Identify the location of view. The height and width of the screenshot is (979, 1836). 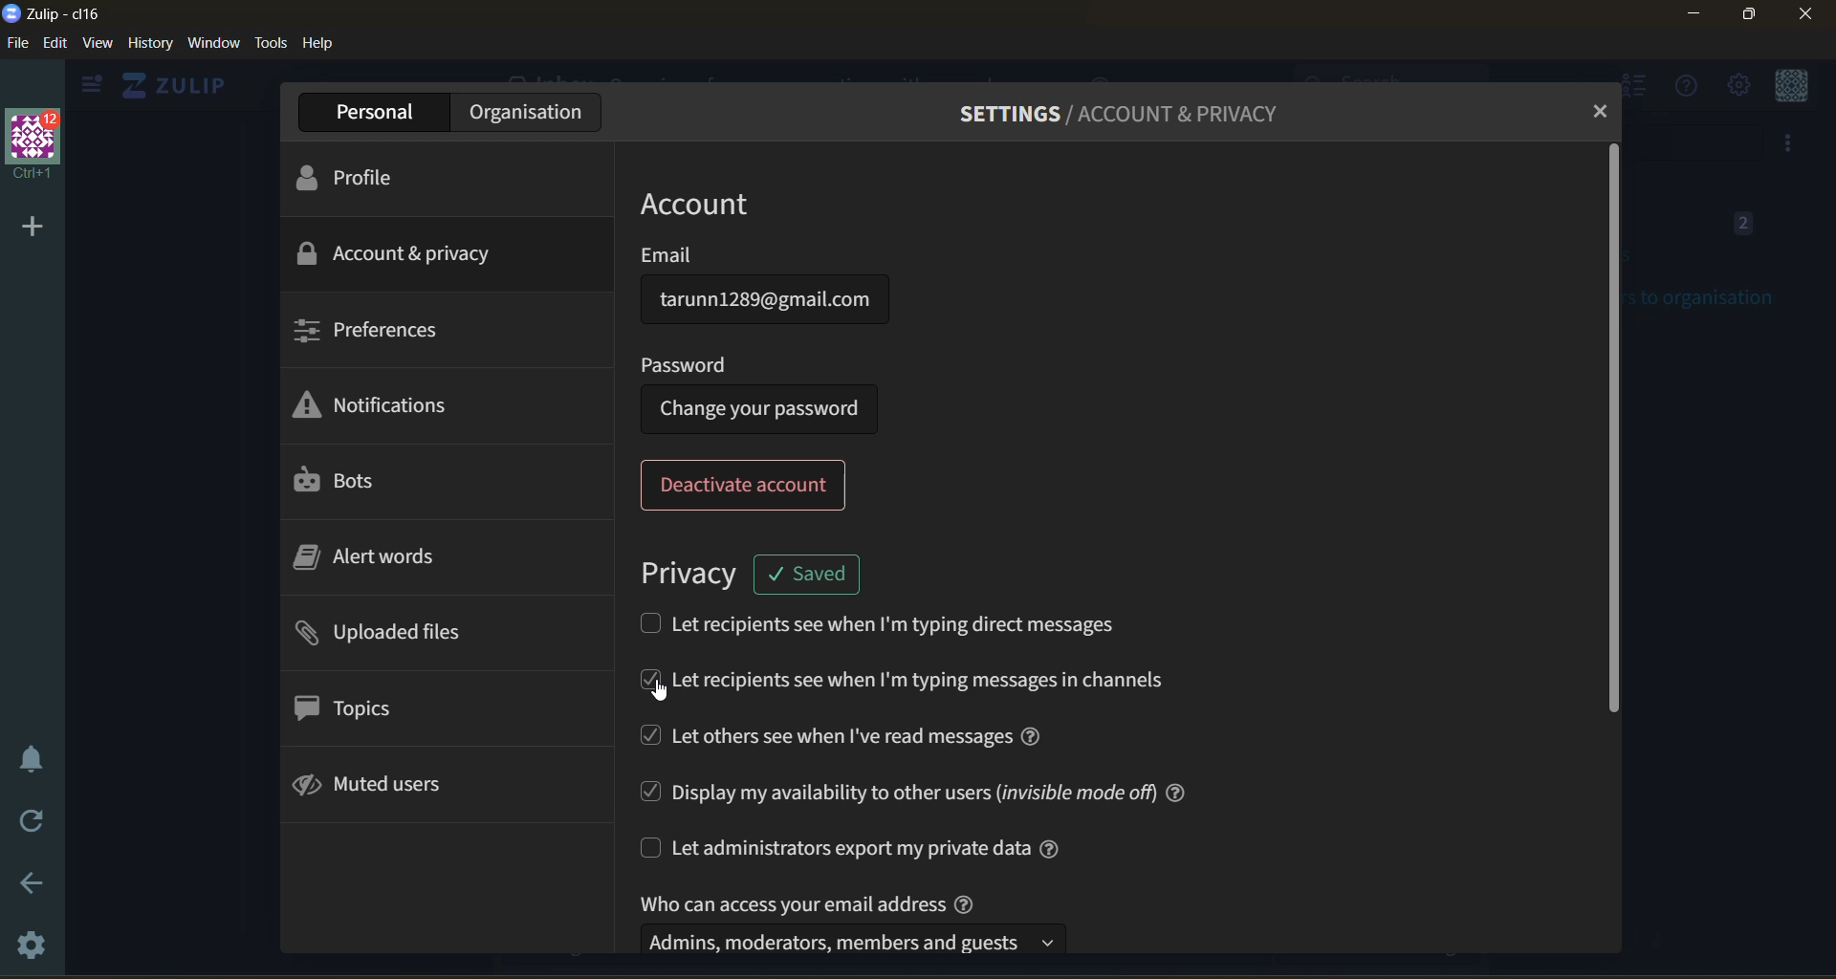
(98, 46).